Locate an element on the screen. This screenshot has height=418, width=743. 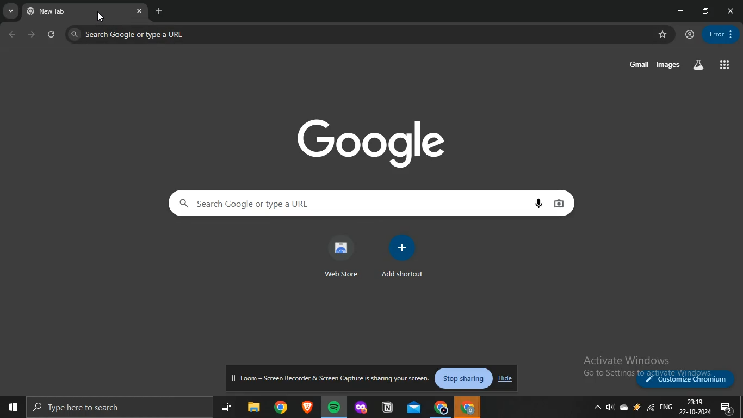
 Hide is located at coordinates (504, 379).